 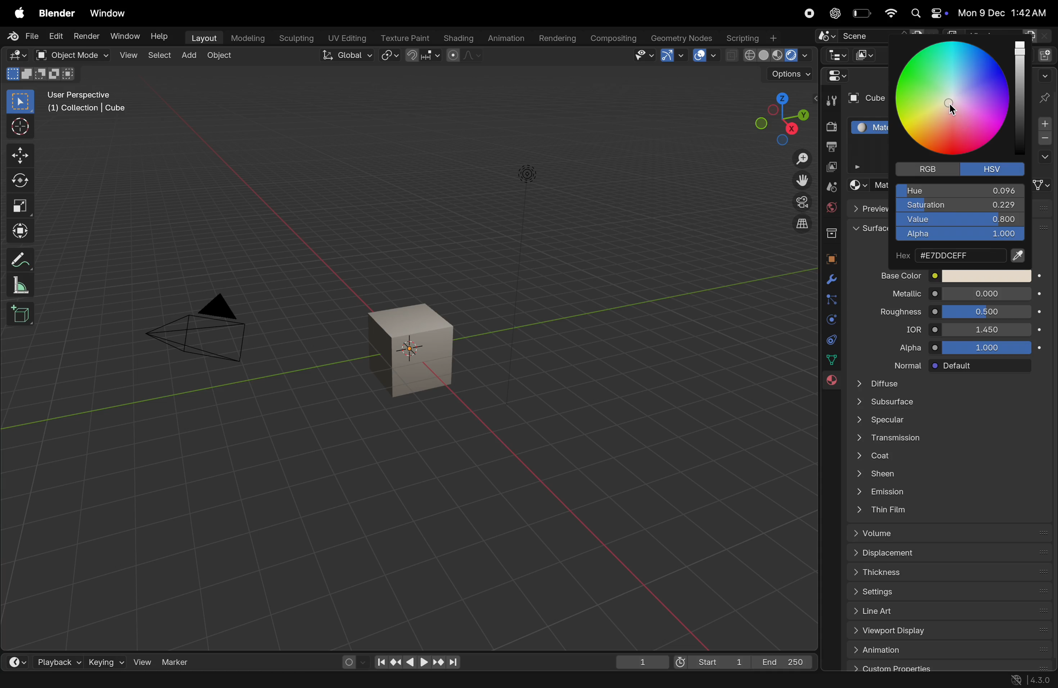 What do you see at coordinates (1045, 124) in the screenshot?
I see `add materail slor` at bounding box center [1045, 124].